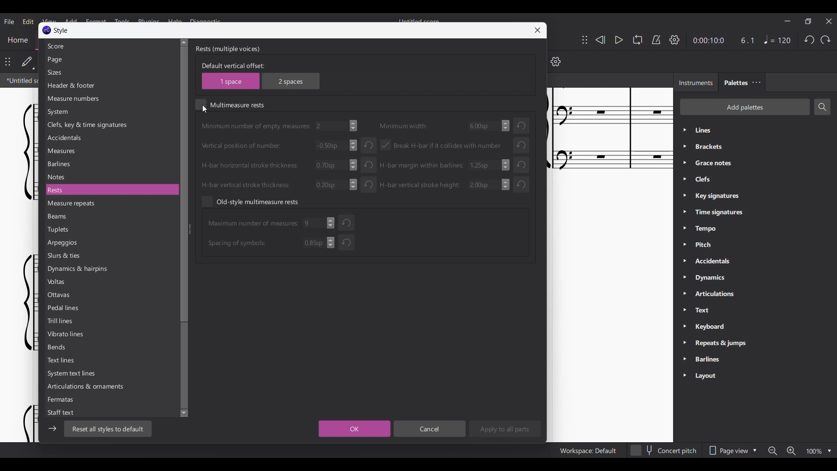 This screenshot has width=837, height=471. What do you see at coordinates (110, 138) in the screenshot?
I see `Accidentals` at bounding box center [110, 138].